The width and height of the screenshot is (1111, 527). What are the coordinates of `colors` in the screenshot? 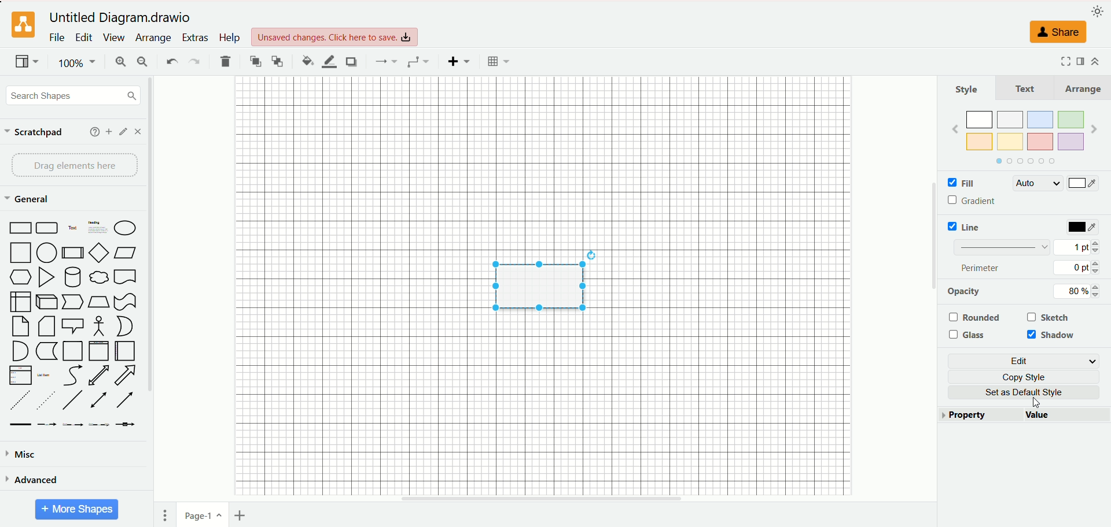 It's located at (1025, 128).